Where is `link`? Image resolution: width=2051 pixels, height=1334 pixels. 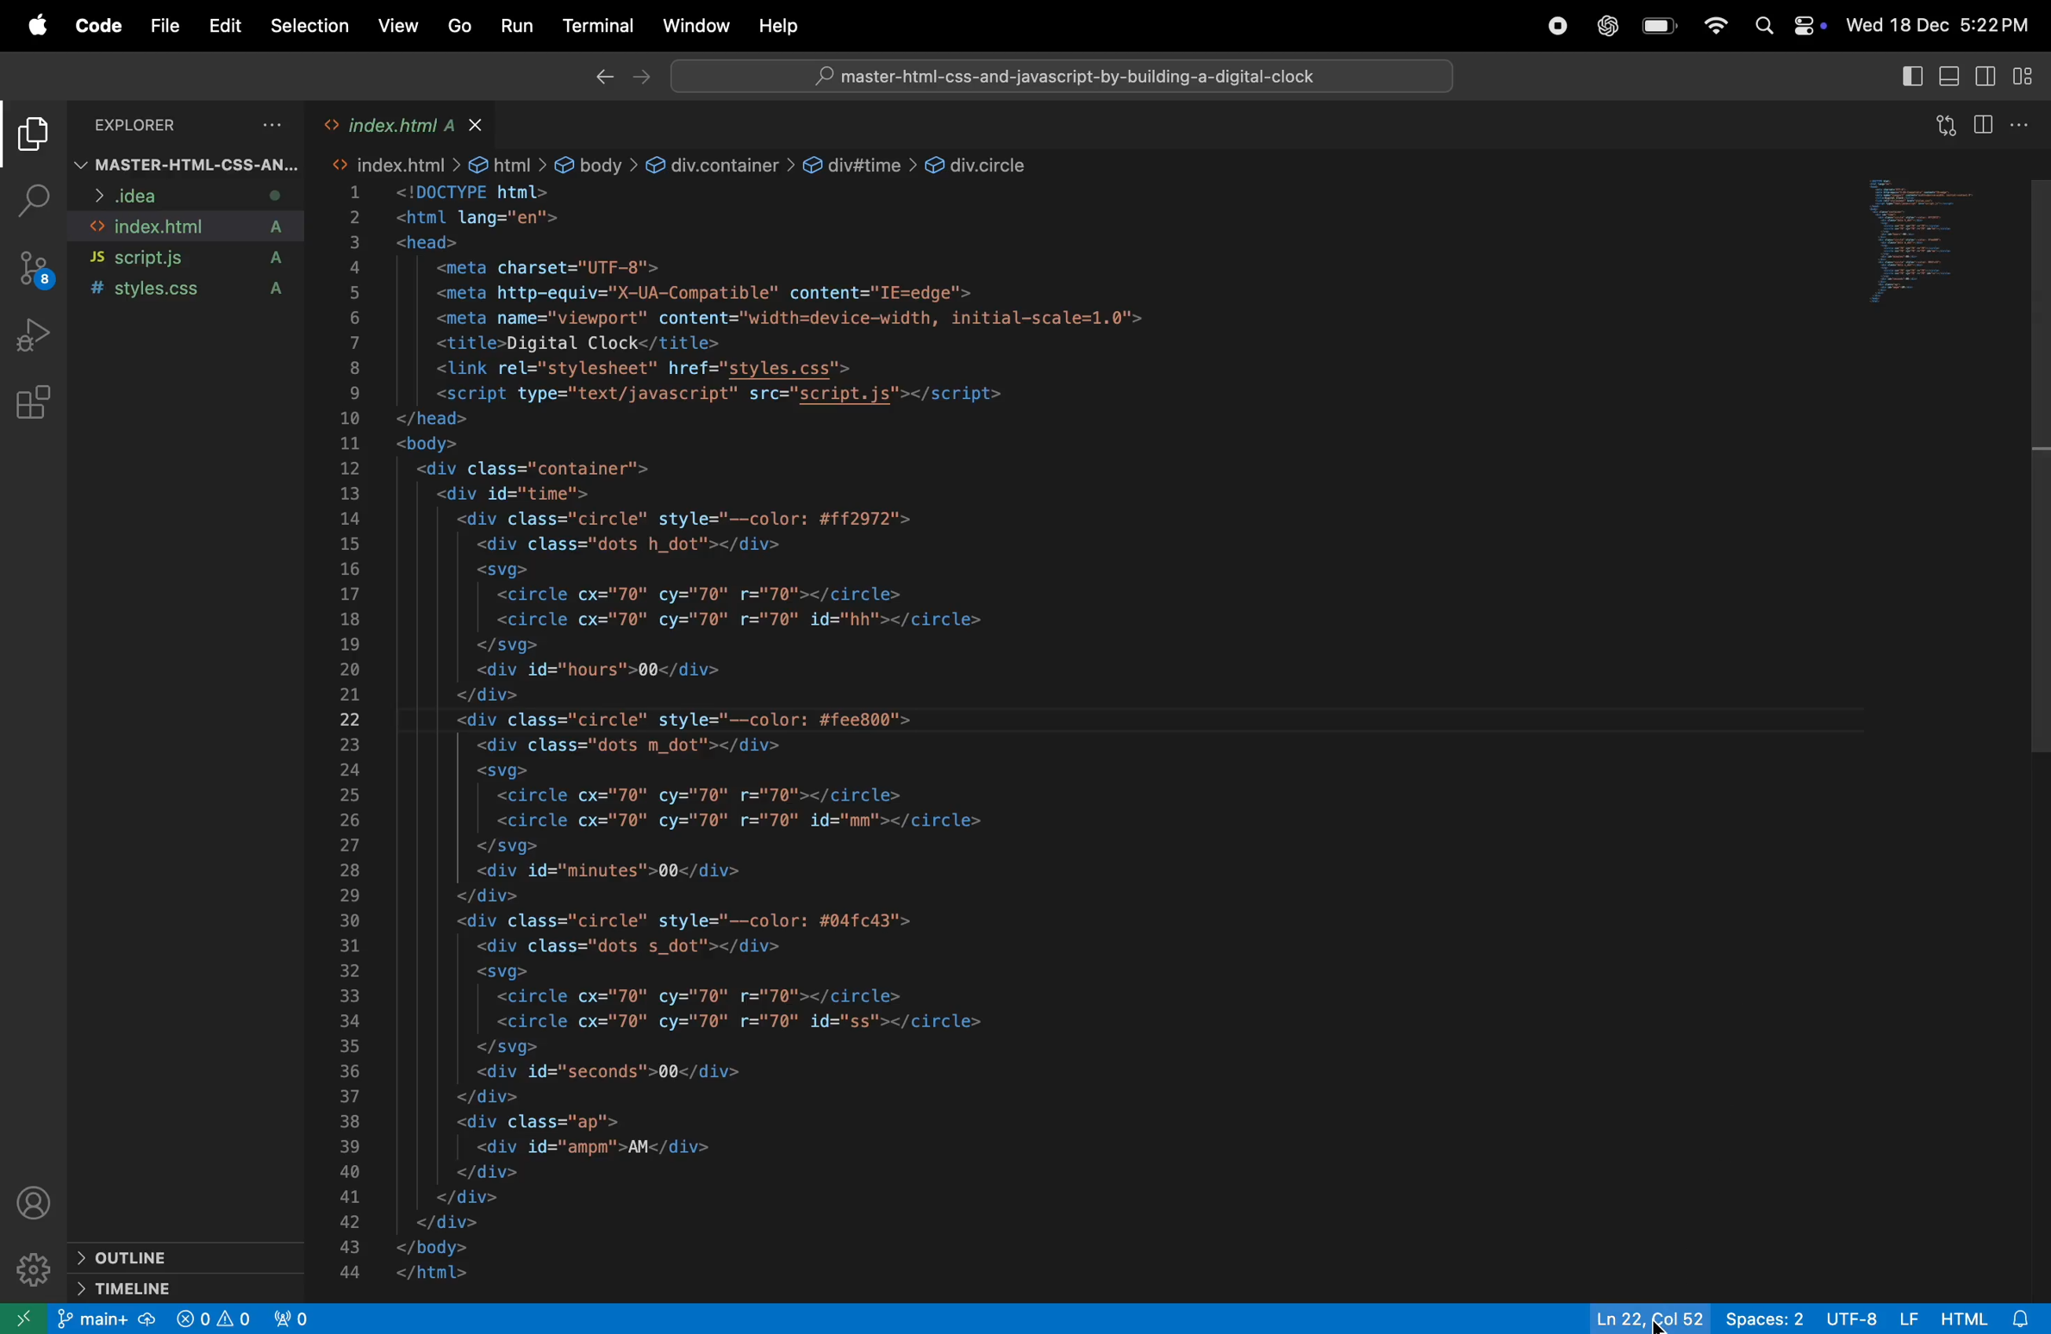
link is located at coordinates (510, 161).